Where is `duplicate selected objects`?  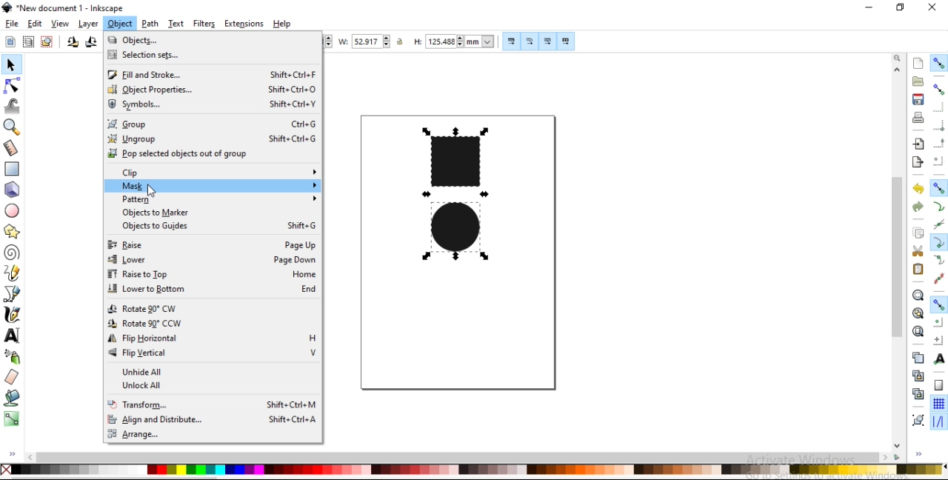
duplicate selected objects is located at coordinates (919, 359).